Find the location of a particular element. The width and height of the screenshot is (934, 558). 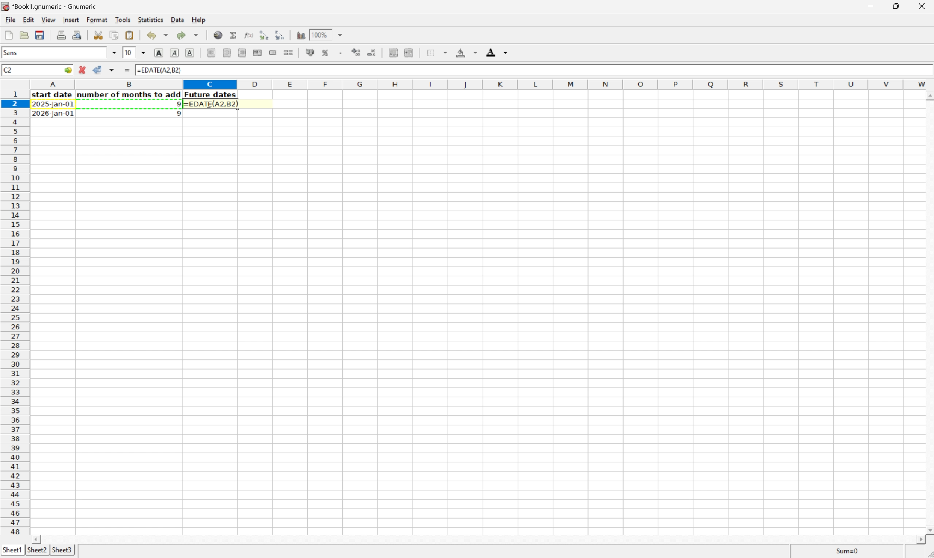

Restore Down is located at coordinates (896, 5).